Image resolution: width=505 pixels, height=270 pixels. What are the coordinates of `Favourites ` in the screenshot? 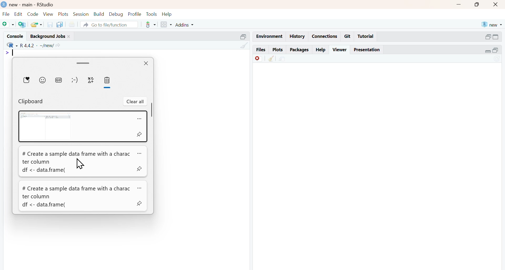 It's located at (27, 80).